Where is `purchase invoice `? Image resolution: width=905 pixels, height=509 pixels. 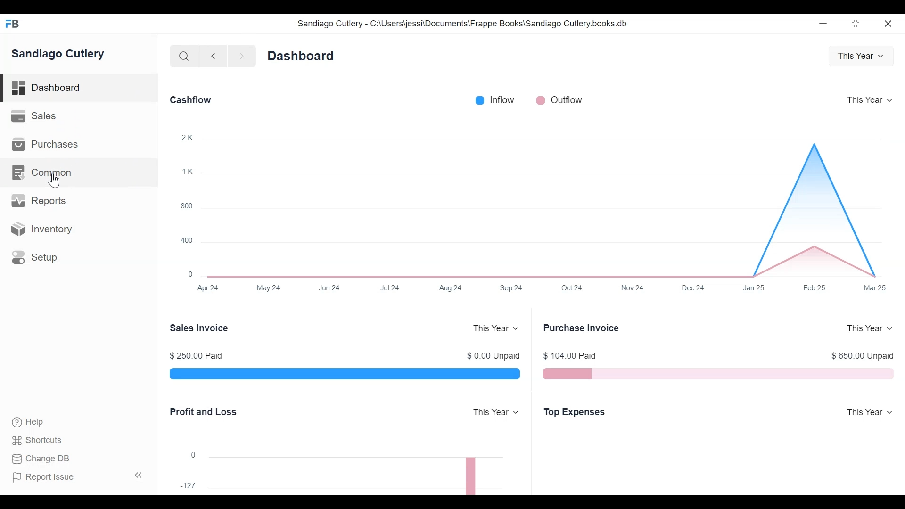
purchase invoice  is located at coordinates (718, 374).